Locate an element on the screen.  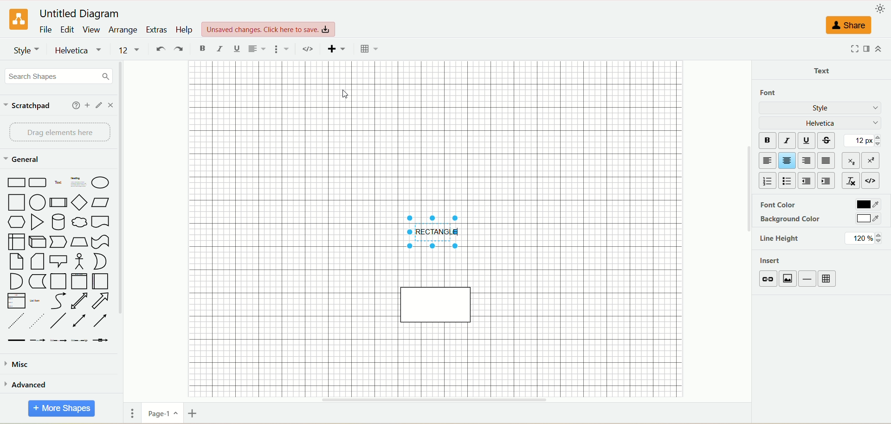
triangle is located at coordinates (38, 222).